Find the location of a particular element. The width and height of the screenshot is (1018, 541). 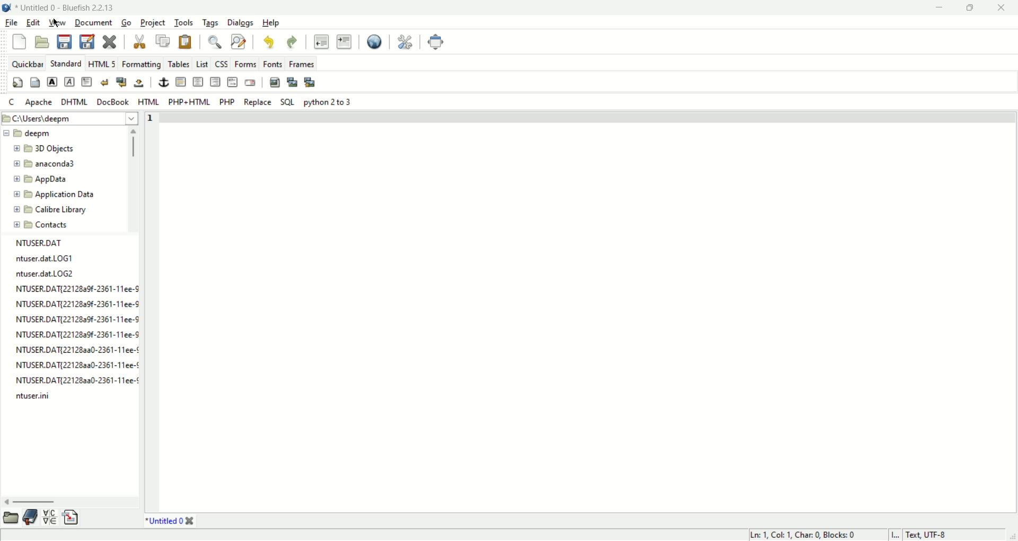

break is located at coordinates (105, 82).